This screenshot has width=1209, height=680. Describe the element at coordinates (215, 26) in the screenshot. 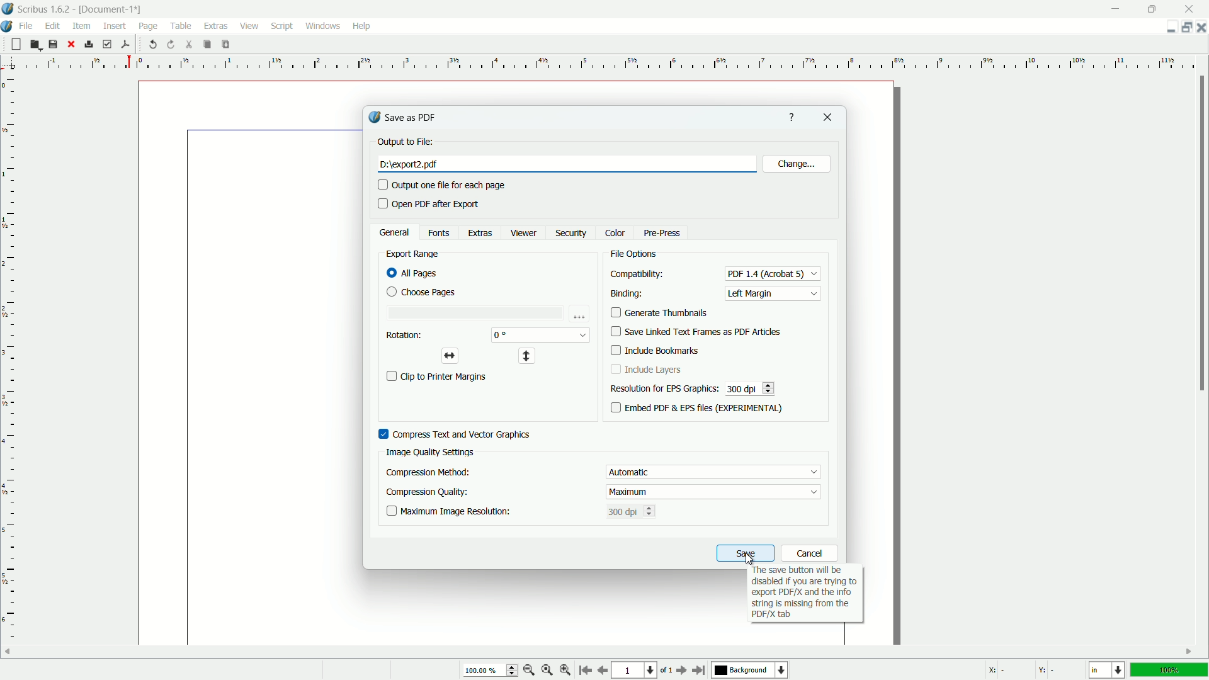

I see `extras menu` at that location.